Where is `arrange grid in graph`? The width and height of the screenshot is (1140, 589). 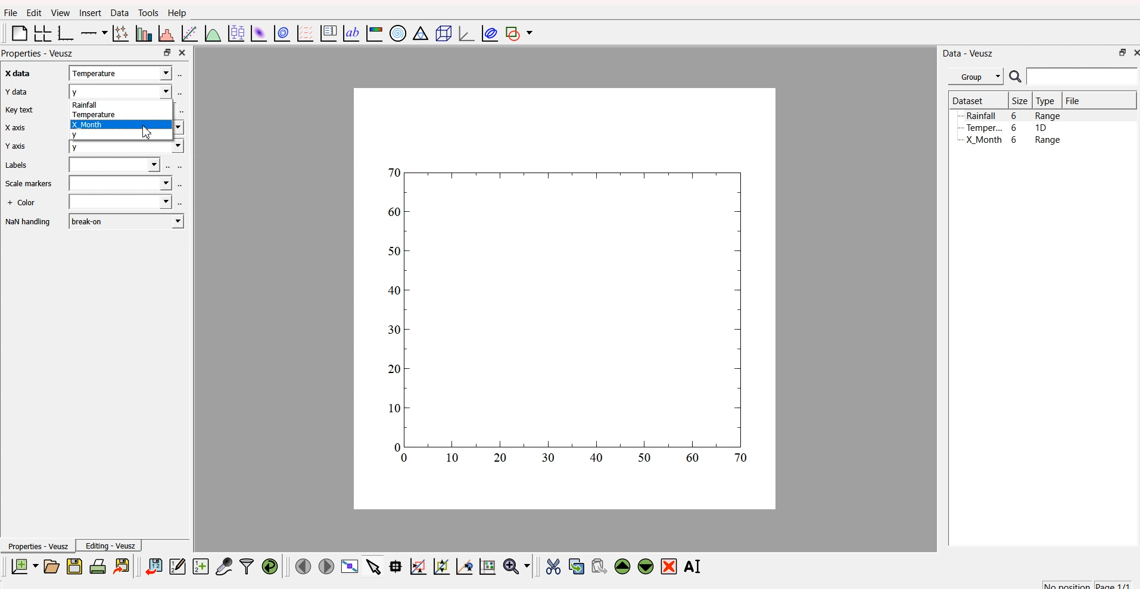
arrange grid in graph is located at coordinates (42, 34).